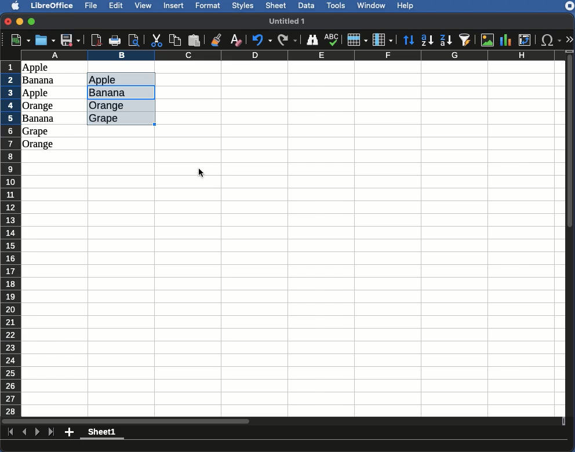  What do you see at coordinates (332, 40) in the screenshot?
I see `Spell check` at bounding box center [332, 40].